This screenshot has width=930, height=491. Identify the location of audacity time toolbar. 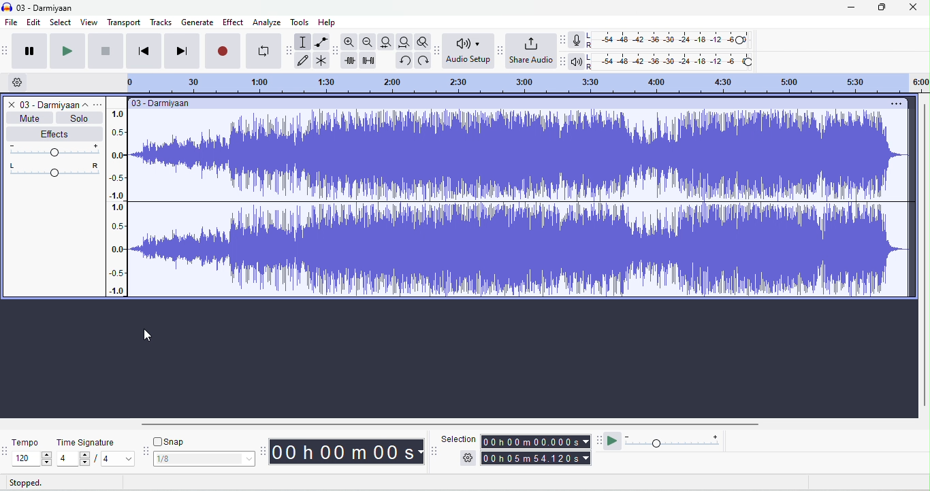
(266, 449).